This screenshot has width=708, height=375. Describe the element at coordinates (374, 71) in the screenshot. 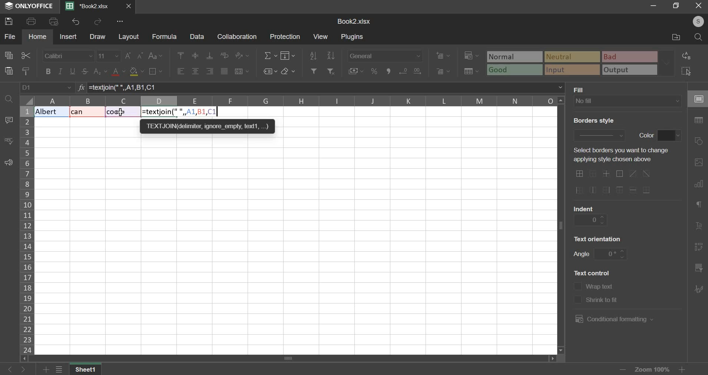

I see `percentage` at that location.